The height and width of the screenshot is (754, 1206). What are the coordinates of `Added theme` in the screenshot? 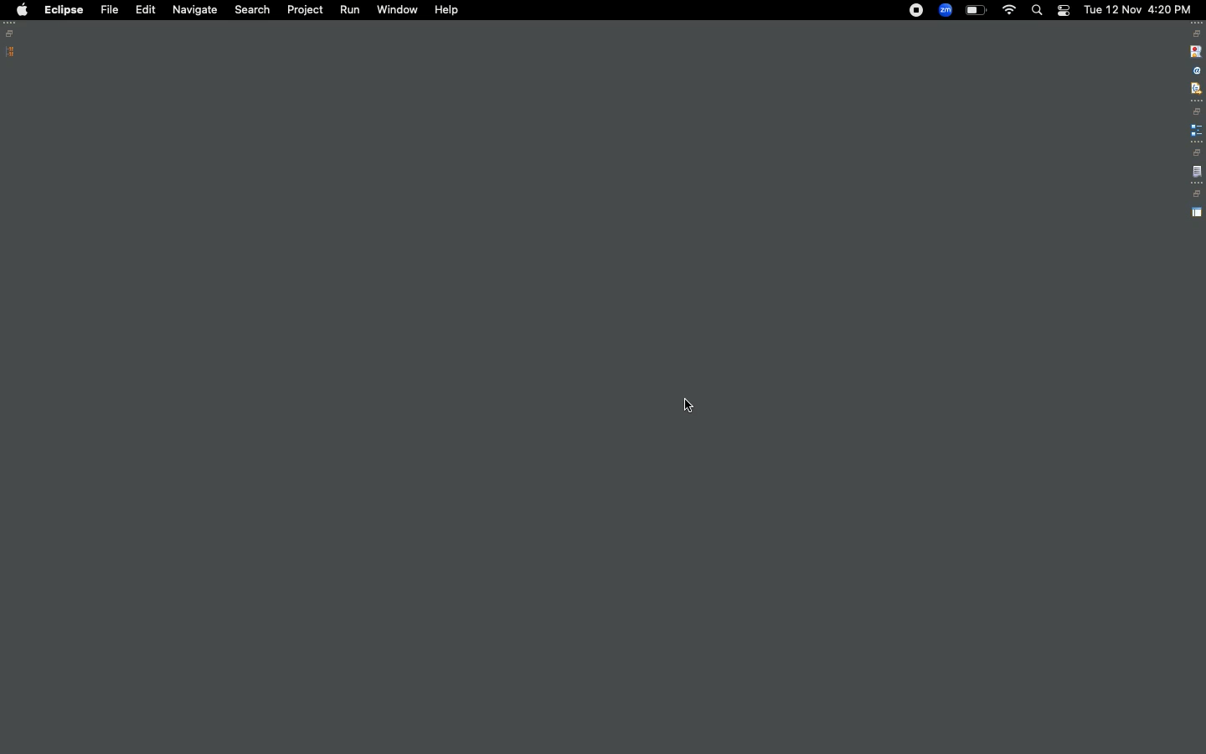 It's located at (709, 412).